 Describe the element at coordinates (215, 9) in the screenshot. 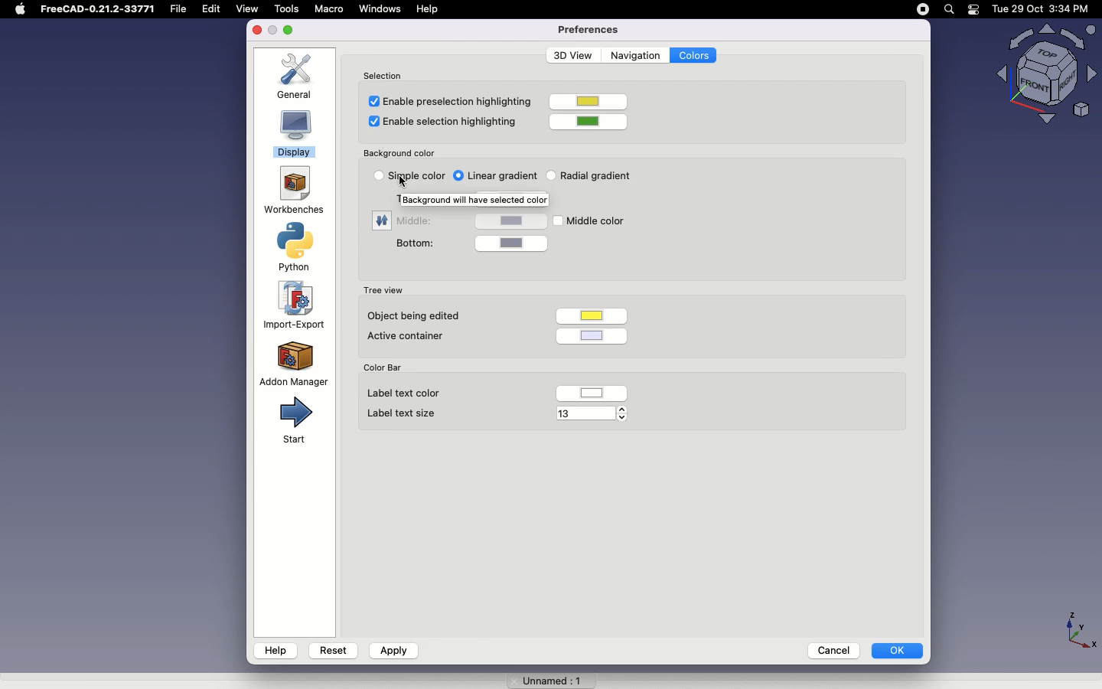

I see `Edit` at that location.